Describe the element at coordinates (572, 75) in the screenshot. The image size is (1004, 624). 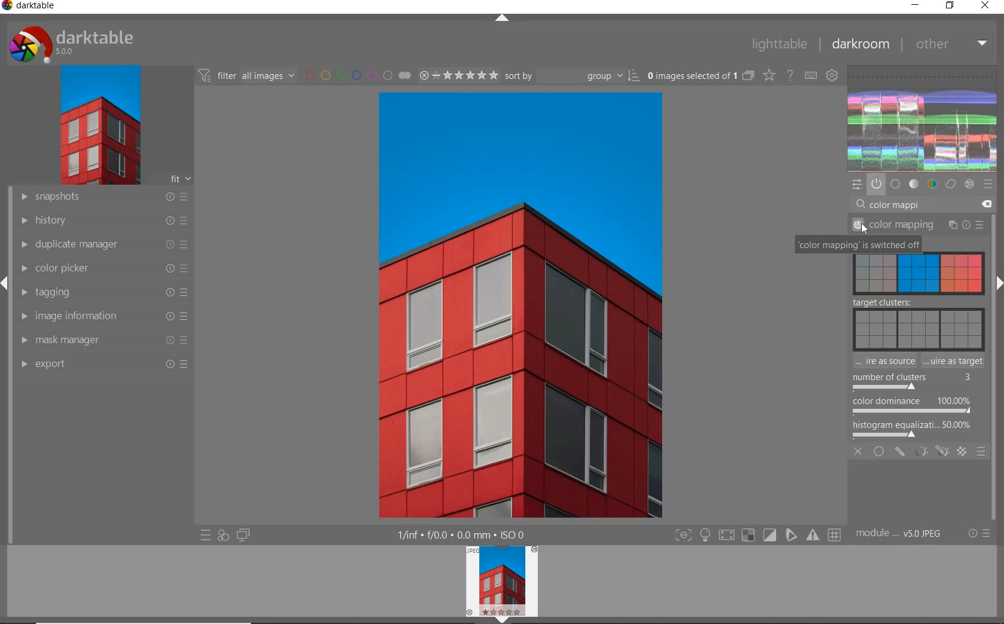
I see `sort` at that location.